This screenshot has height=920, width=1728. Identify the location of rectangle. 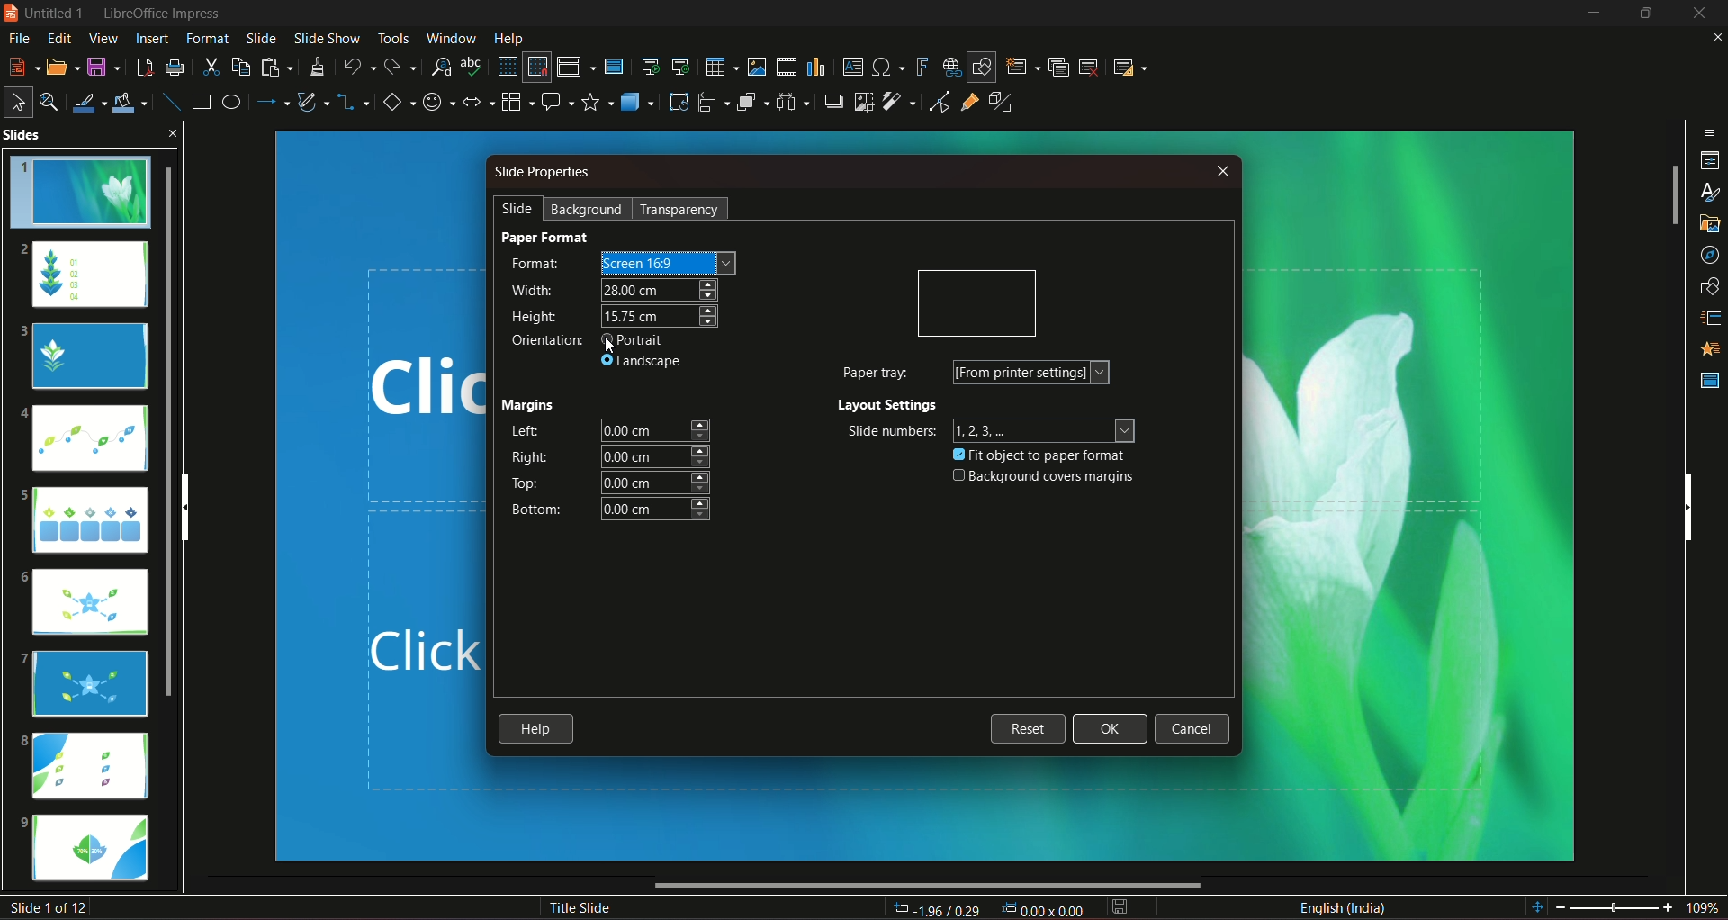
(199, 103).